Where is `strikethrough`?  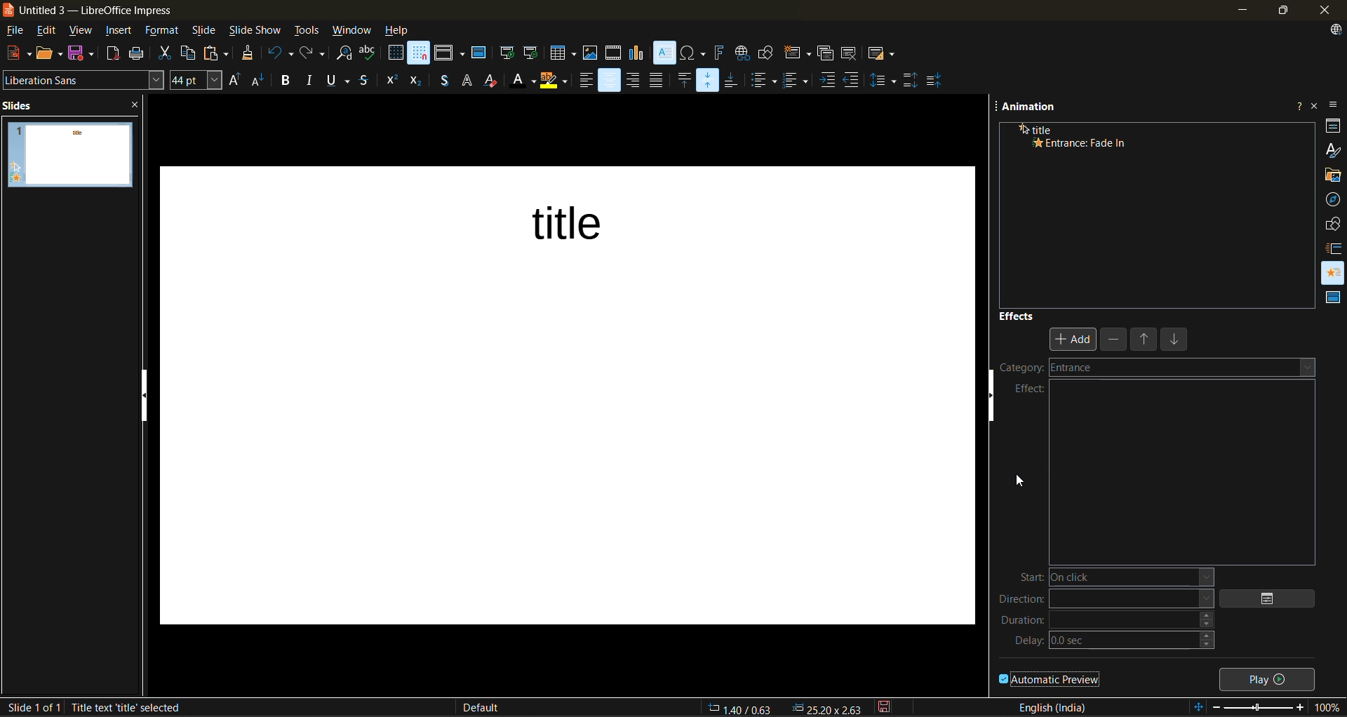
strikethrough is located at coordinates (365, 82).